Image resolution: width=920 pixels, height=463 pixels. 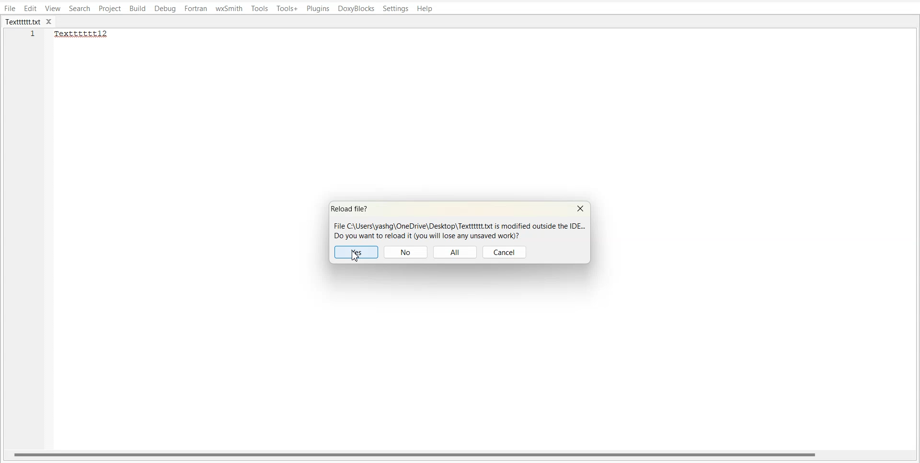 I want to click on Close, so click(x=580, y=209).